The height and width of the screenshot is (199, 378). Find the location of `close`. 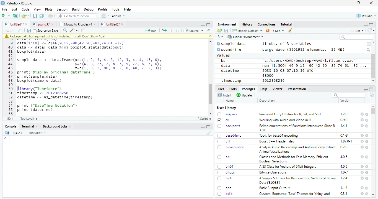

close is located at coordinates (367, 173).